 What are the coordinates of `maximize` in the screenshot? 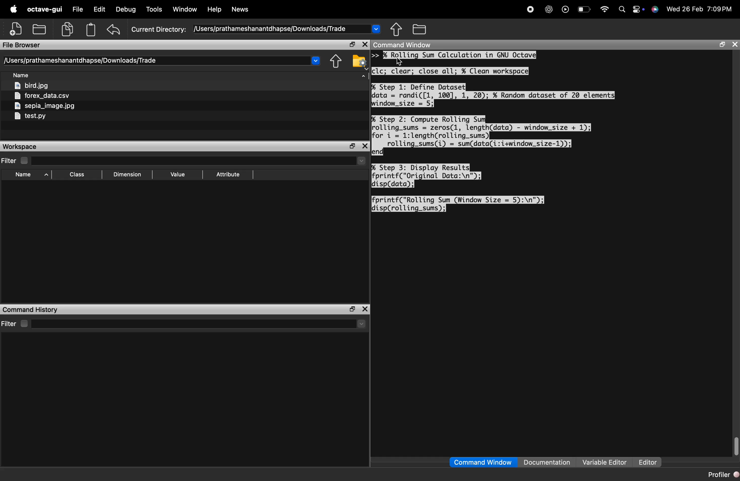 It's located at (351, 309).